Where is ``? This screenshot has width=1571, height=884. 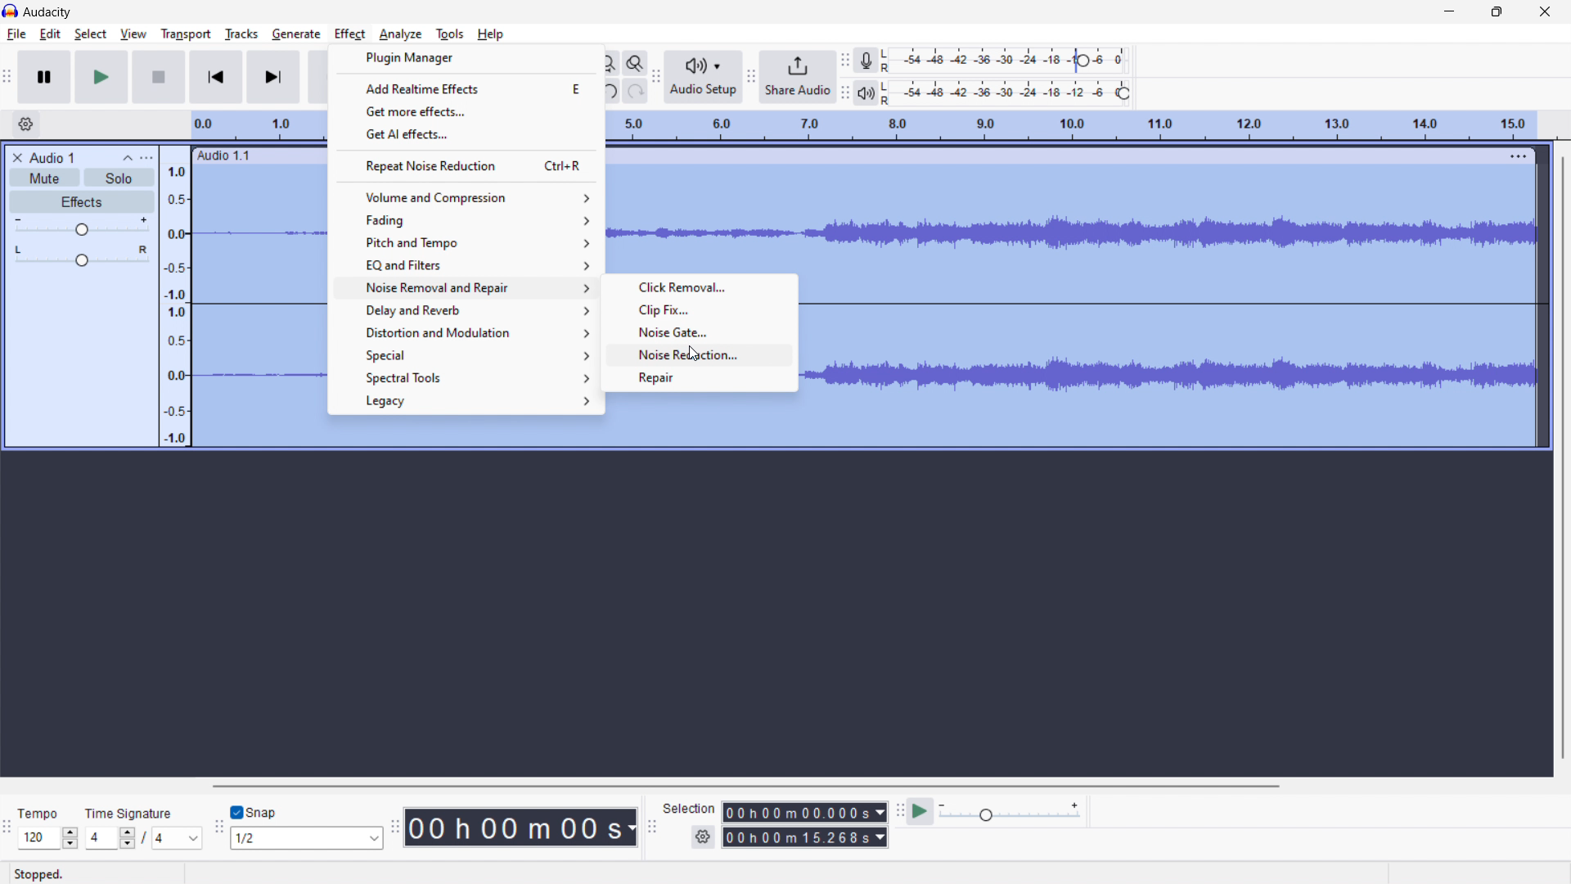
 is located at coordinates (699, 355).